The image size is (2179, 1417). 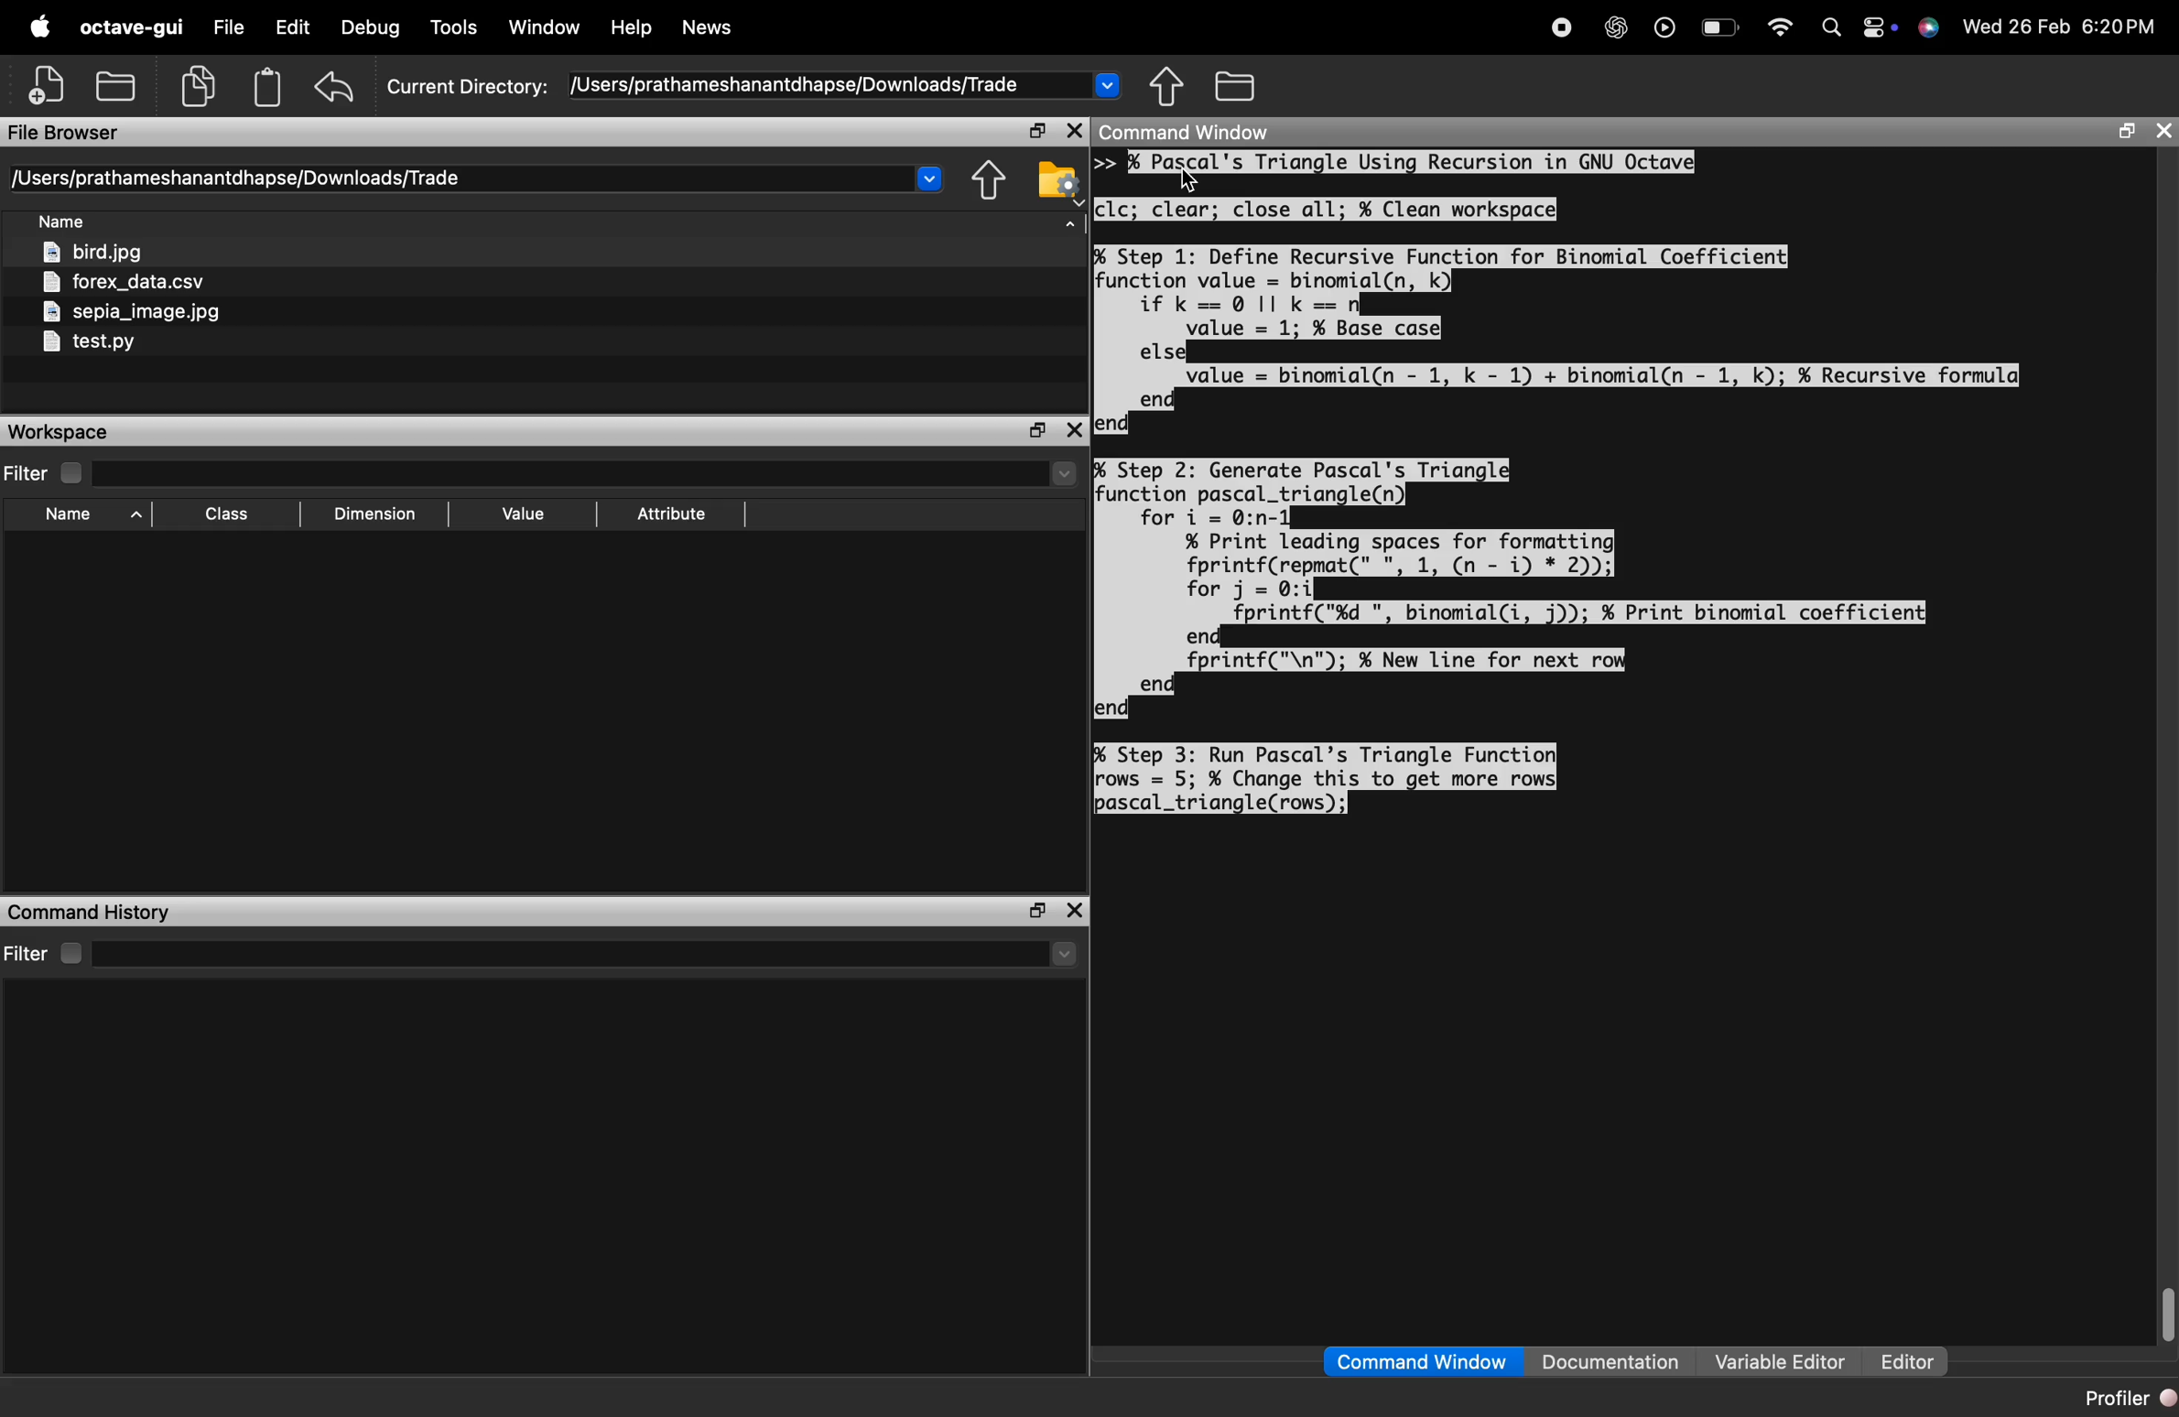 What do you see at coordinates (983, 181) in the screenshot?
I see `Go back` at bounding box center [983, 181].